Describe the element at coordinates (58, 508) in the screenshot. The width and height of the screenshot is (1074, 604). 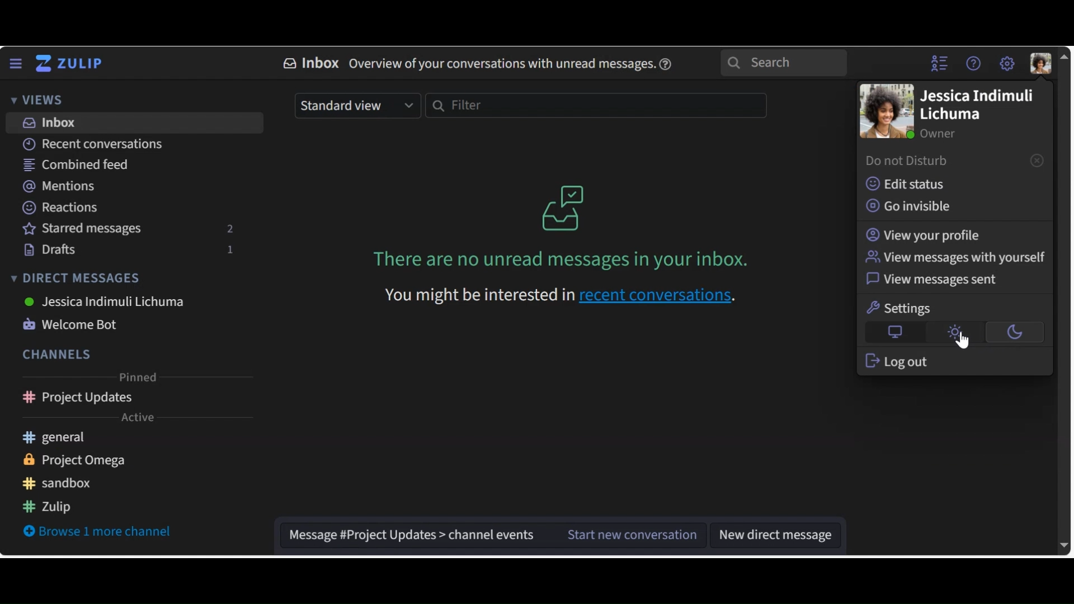
I see `Zulip` at that location.